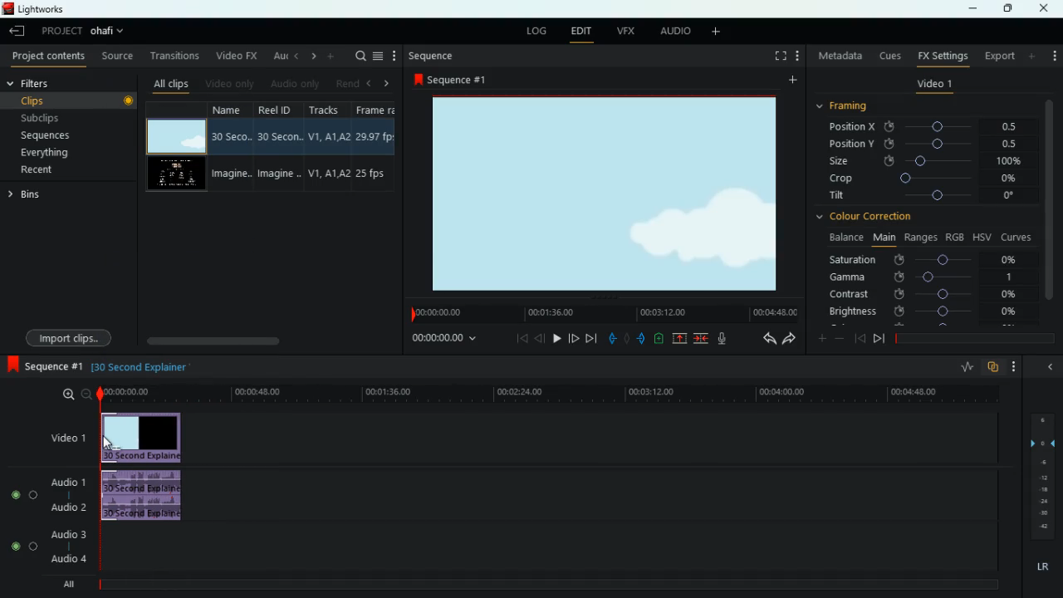  I want to click on merge, so click(703, 340).